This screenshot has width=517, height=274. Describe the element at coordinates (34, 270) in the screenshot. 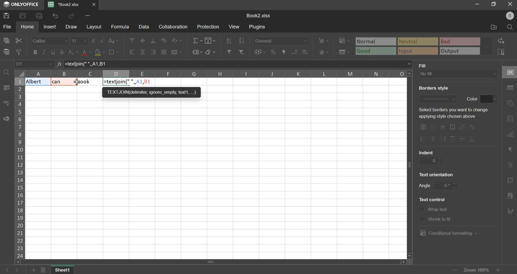

I see `add sheets` at that location.